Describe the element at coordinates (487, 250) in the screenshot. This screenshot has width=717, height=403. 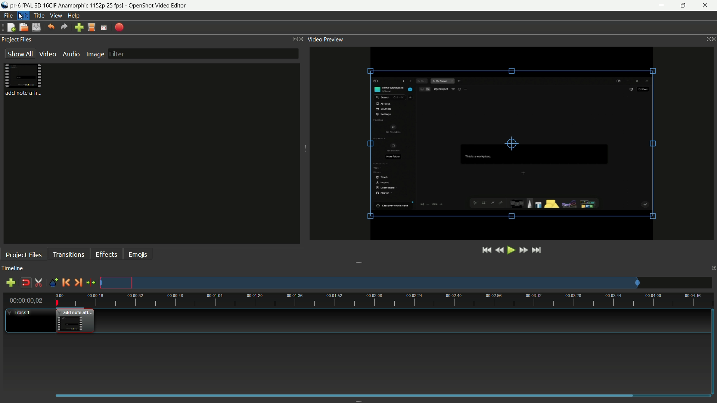
I see `jump to start` at that location.